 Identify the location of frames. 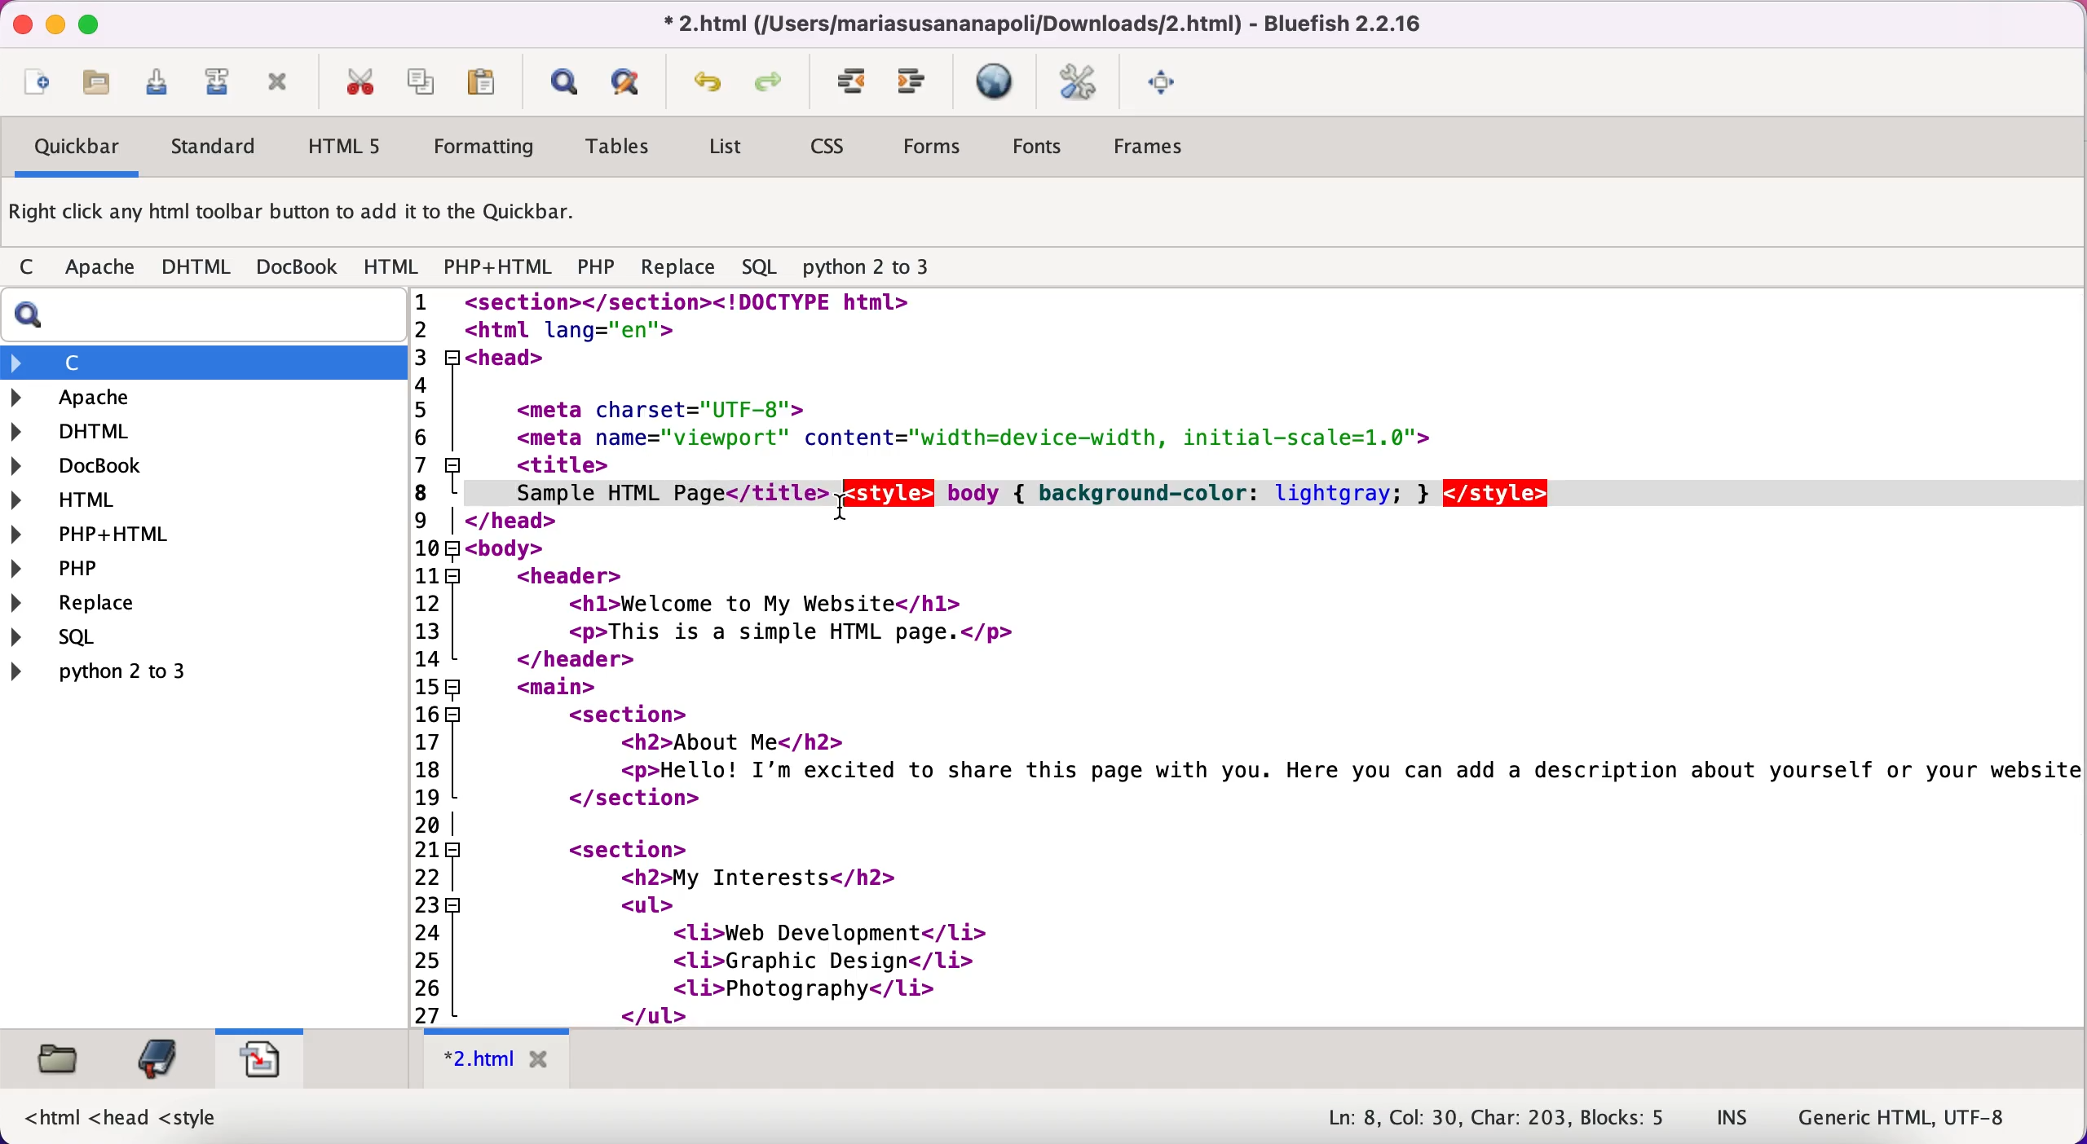
(1153, 147).